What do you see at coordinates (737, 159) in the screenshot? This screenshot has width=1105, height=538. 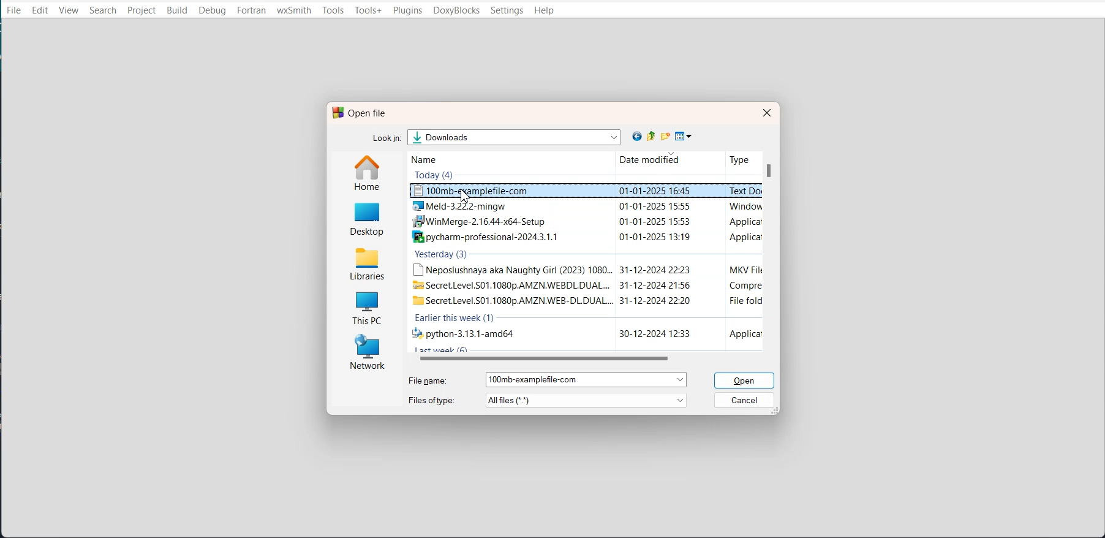 I see `type` at bounding box center [737, 159].